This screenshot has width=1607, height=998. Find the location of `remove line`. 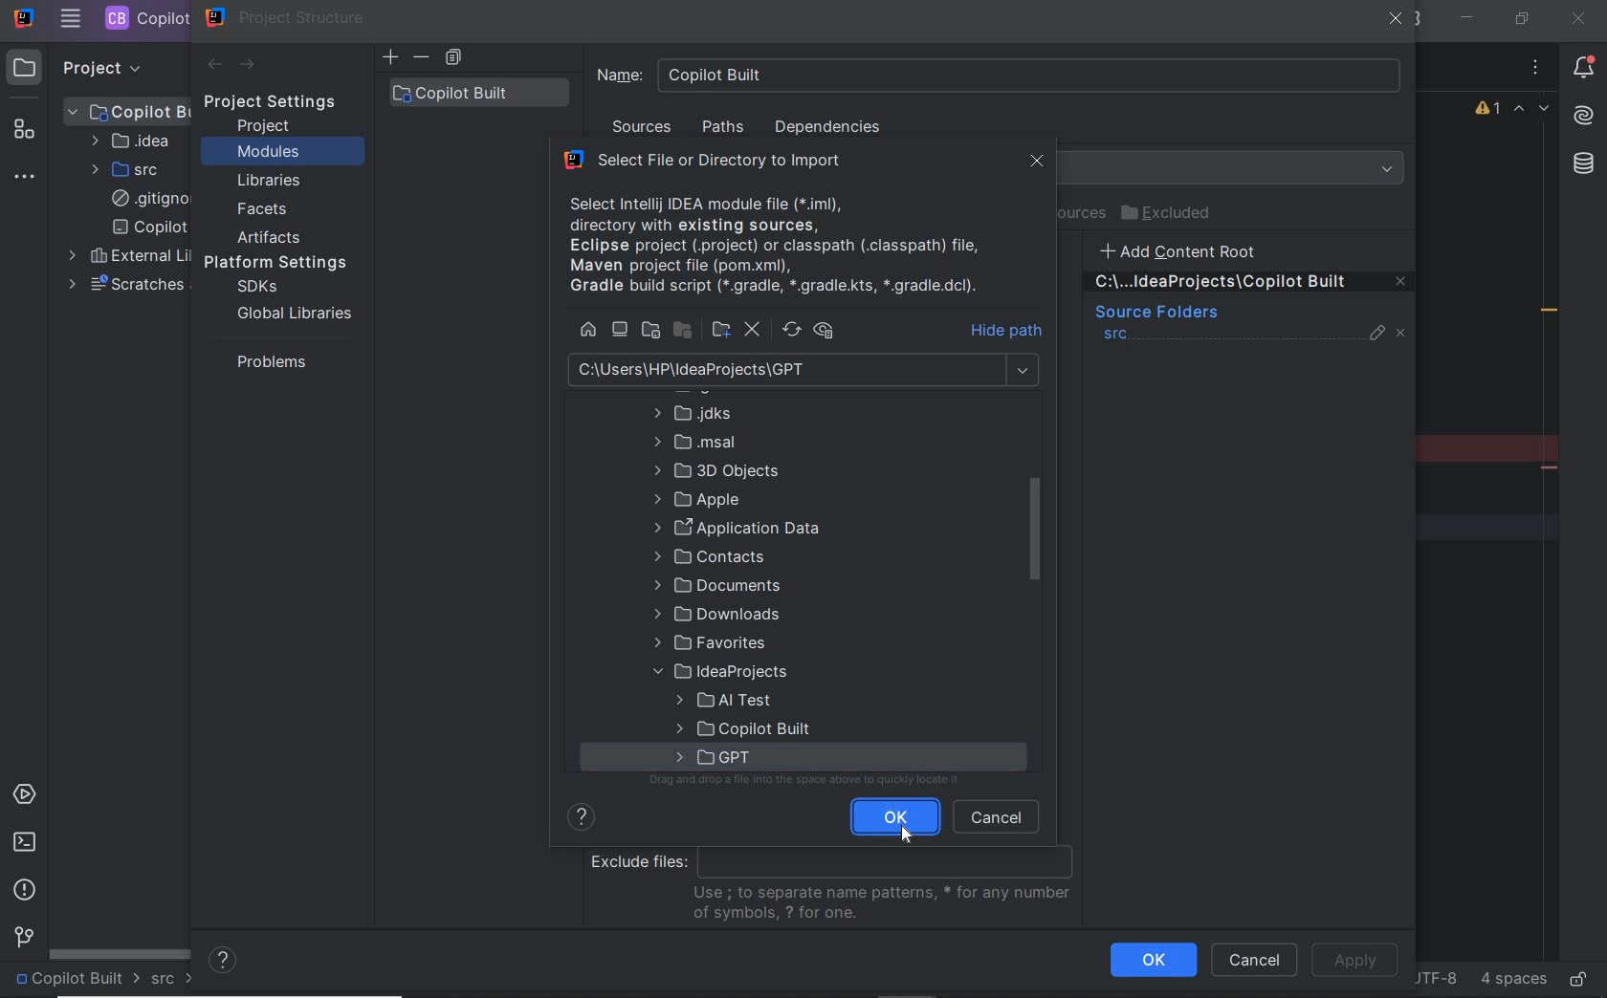

remove line is located at coordinates (1552, 467).